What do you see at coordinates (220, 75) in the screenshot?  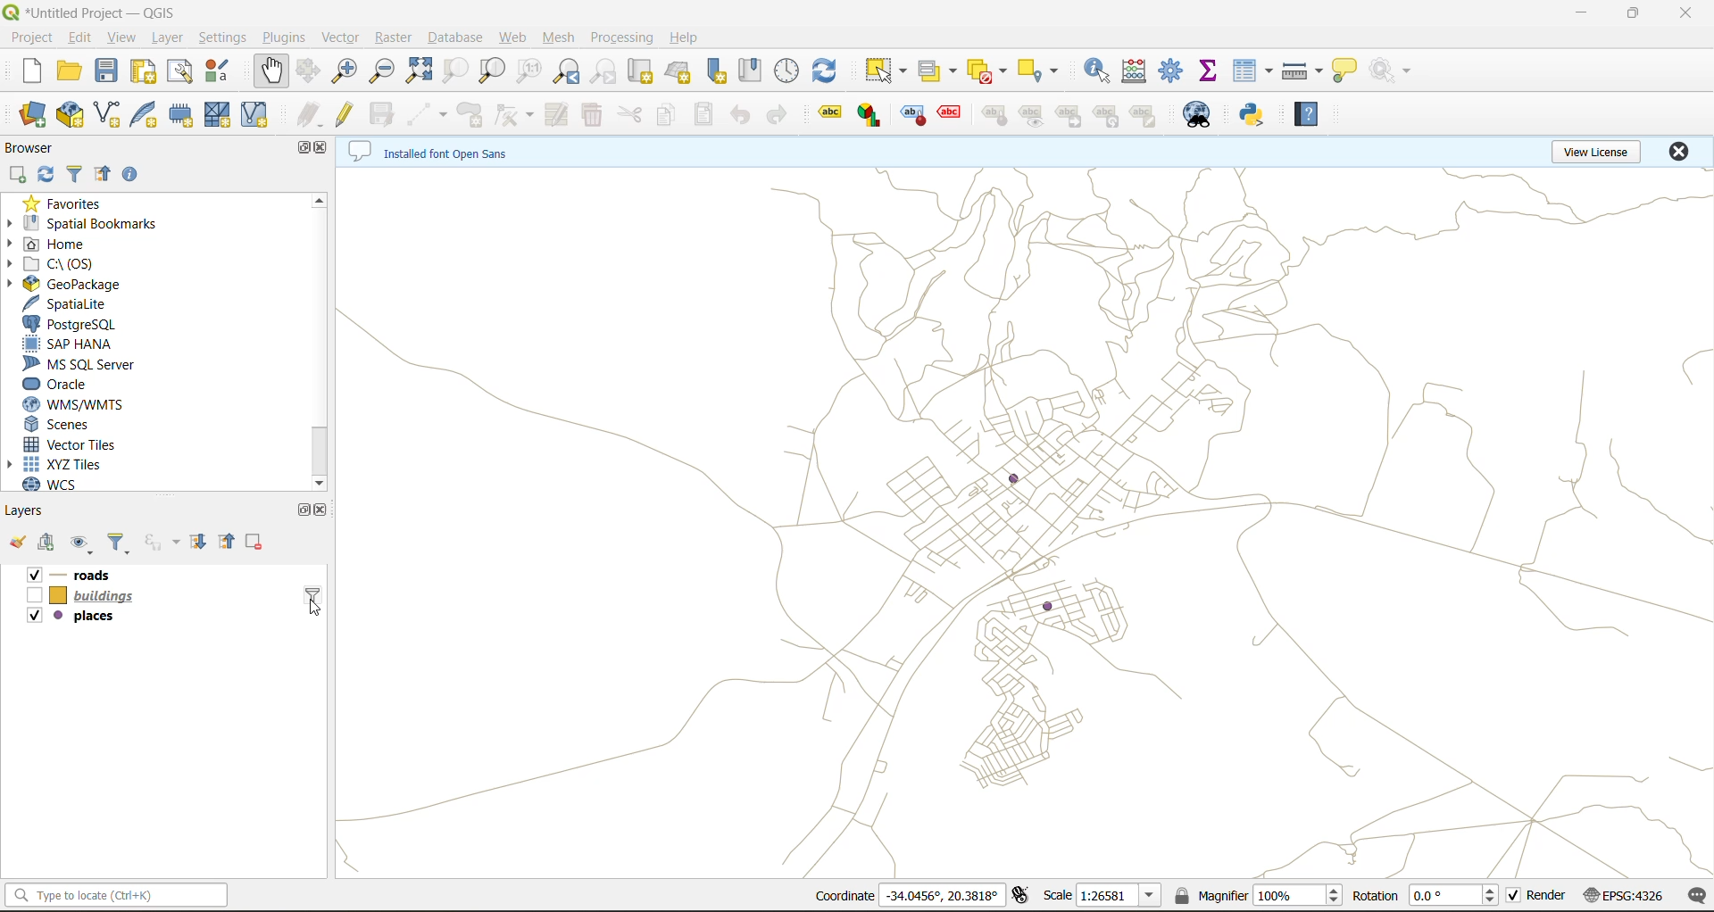 I see `style manager` at bounding box center [220, 75].